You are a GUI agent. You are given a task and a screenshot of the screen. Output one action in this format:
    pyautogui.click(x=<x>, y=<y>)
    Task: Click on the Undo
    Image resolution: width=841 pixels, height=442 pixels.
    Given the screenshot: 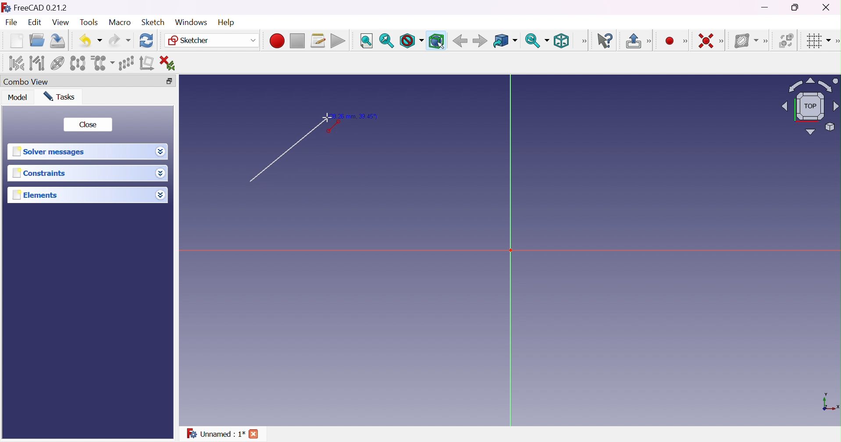 What is the action you would take?
    pyautogui.click(x=90, y=40)
    